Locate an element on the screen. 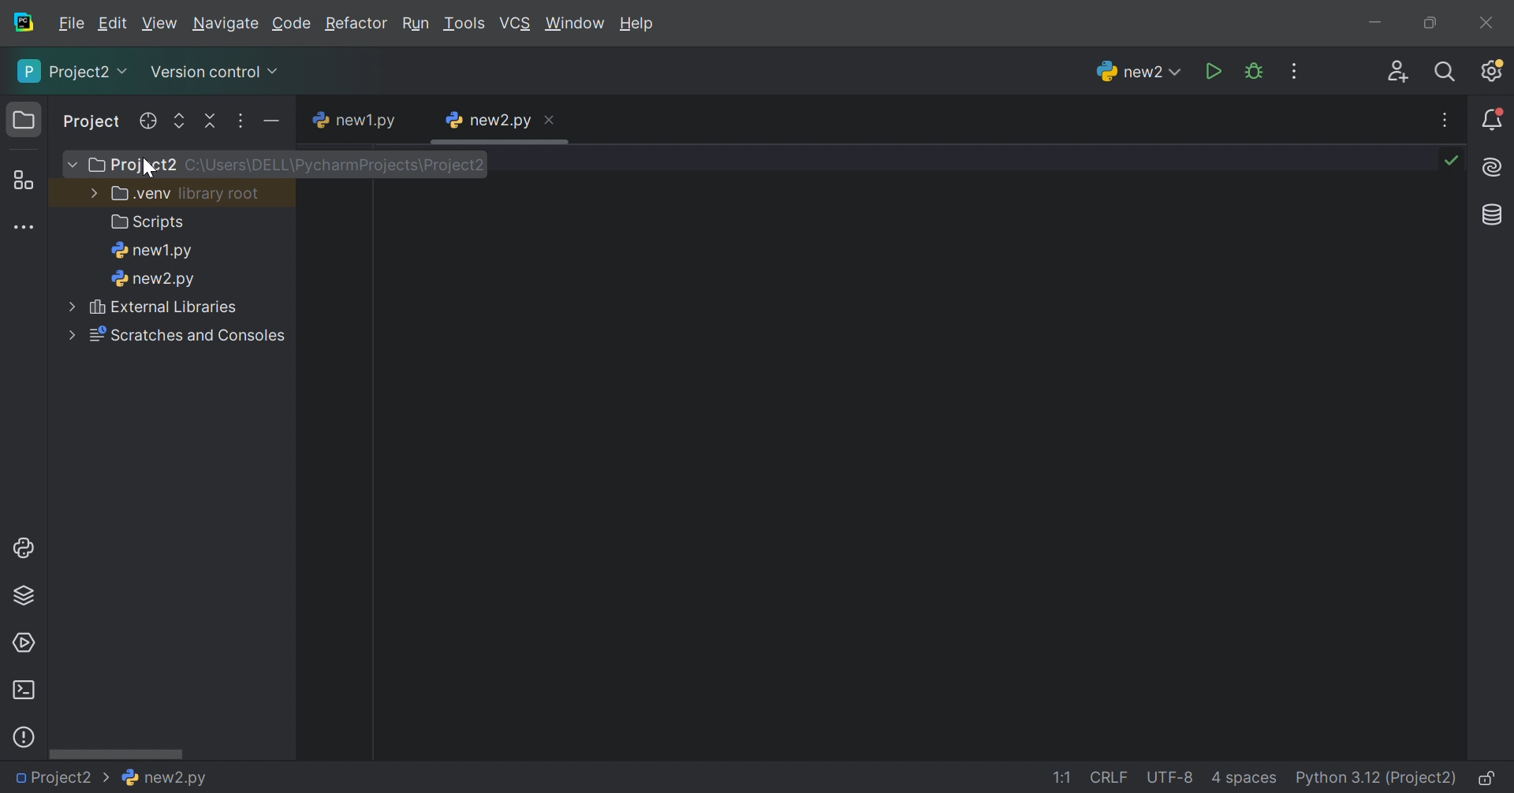  Scroll bar is located at coordinates (114, 750).